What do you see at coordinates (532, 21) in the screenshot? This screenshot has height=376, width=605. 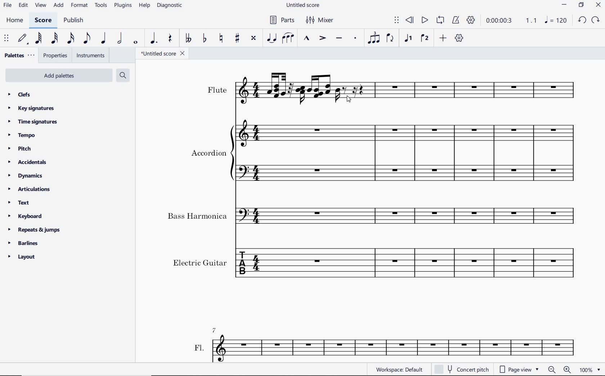 I see `Playback speed` at bounding box center [532, 21].